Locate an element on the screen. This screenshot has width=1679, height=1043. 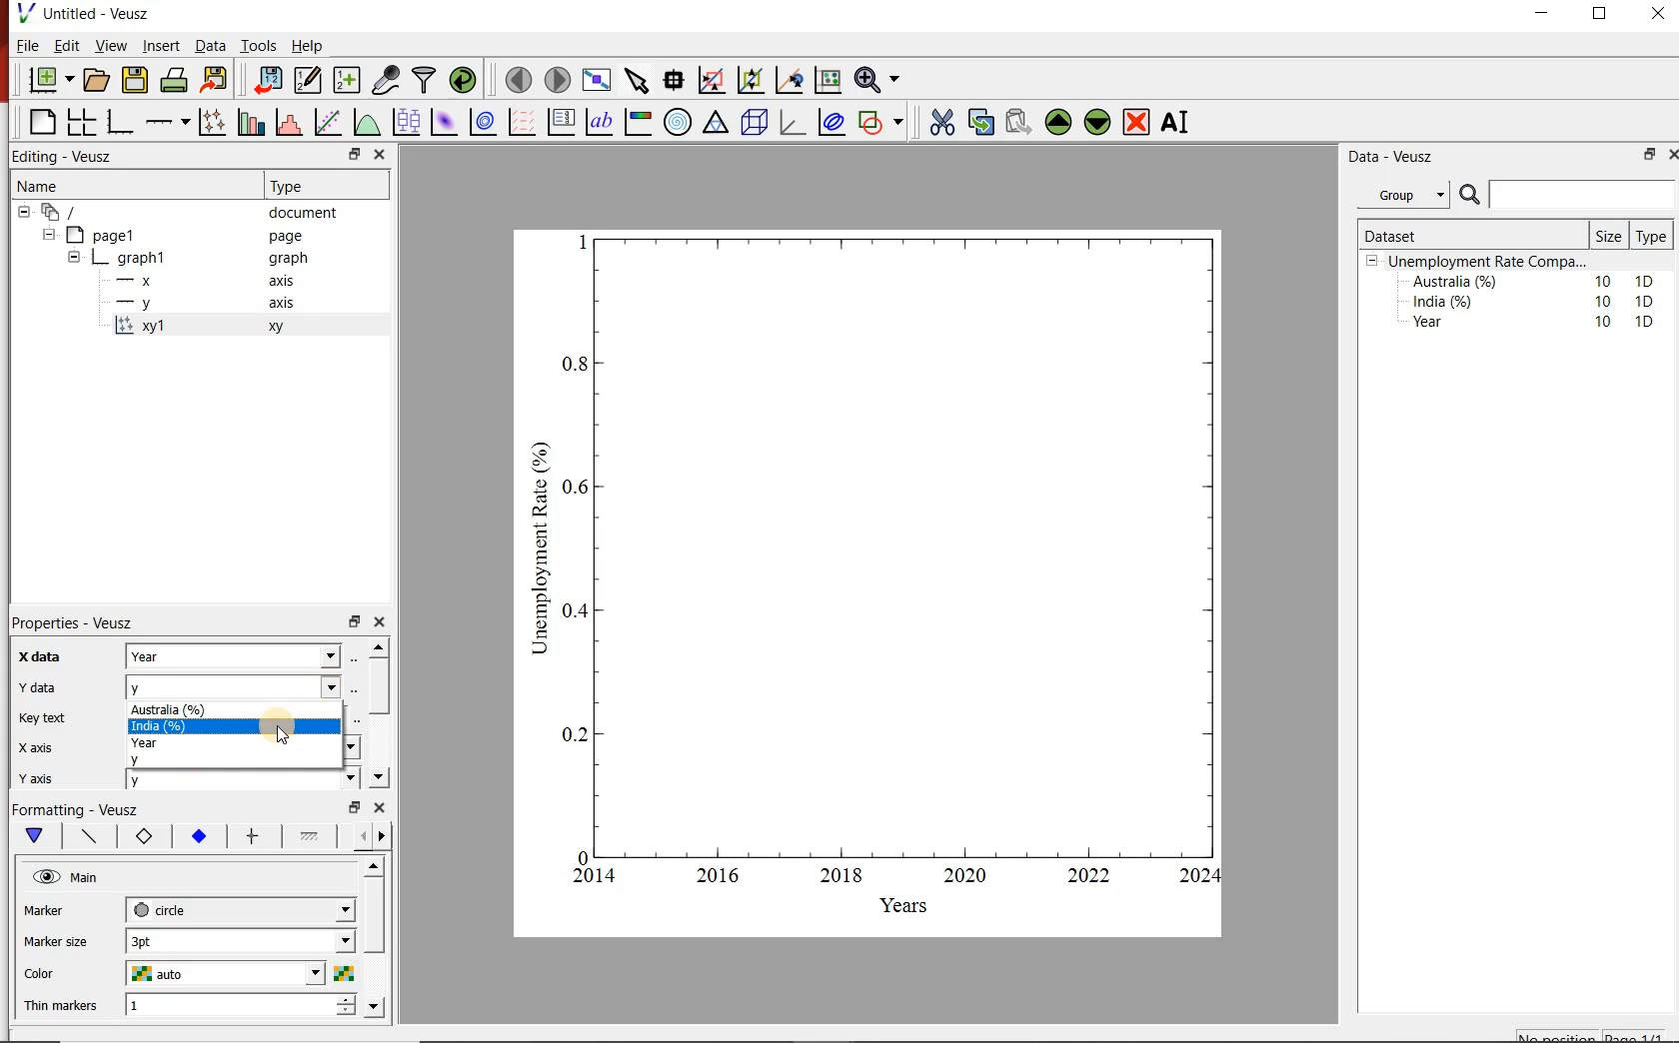
View is located at coordinates (109, 46).